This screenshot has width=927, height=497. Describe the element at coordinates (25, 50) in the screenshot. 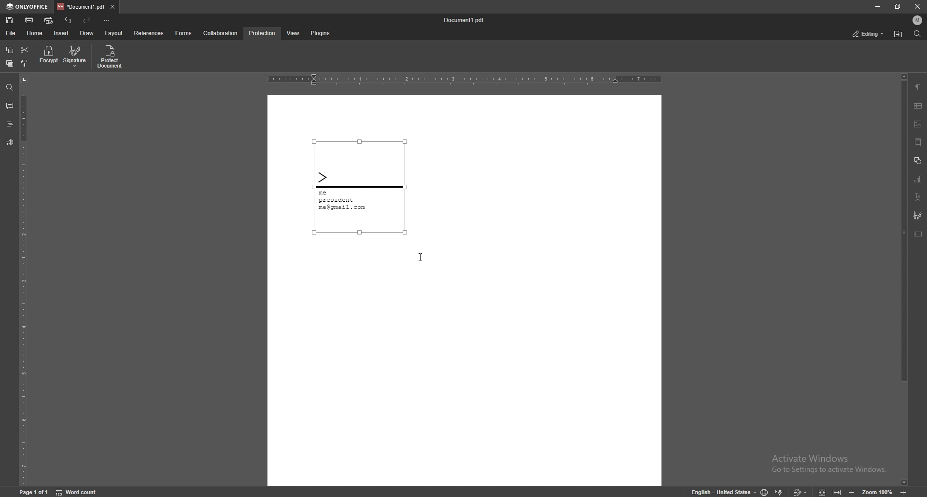

I see `cut` at that location.